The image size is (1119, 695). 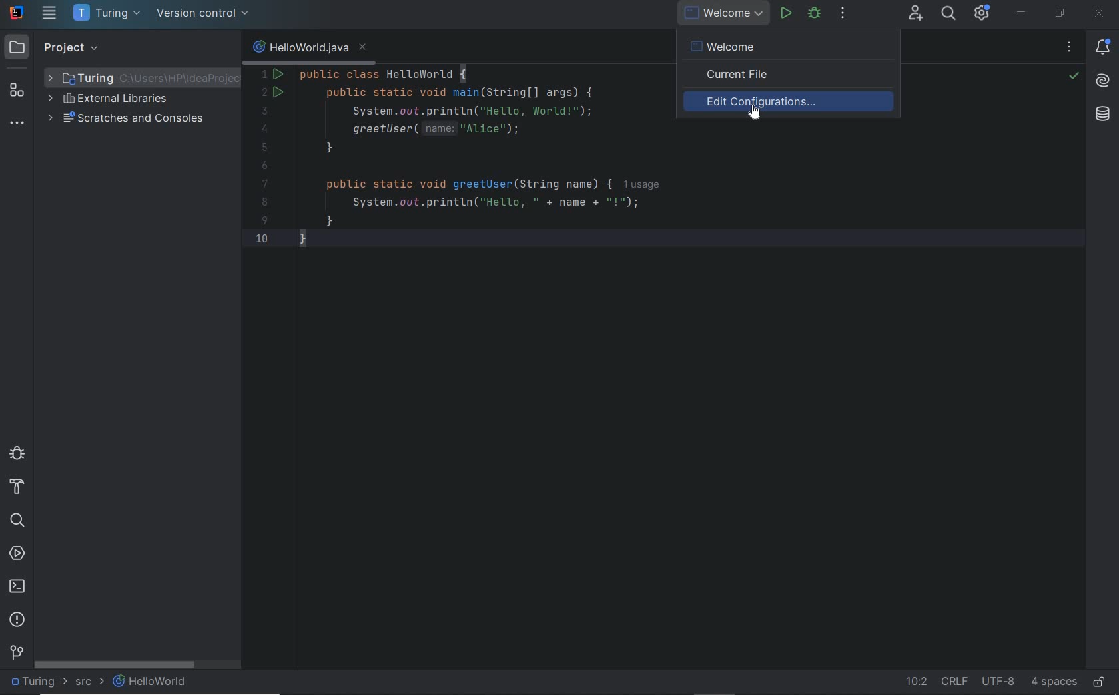 What do you see at coordinates (126, 120) in the screenshot?
I see `scratches and consoles` at bounding box center [126, 120].